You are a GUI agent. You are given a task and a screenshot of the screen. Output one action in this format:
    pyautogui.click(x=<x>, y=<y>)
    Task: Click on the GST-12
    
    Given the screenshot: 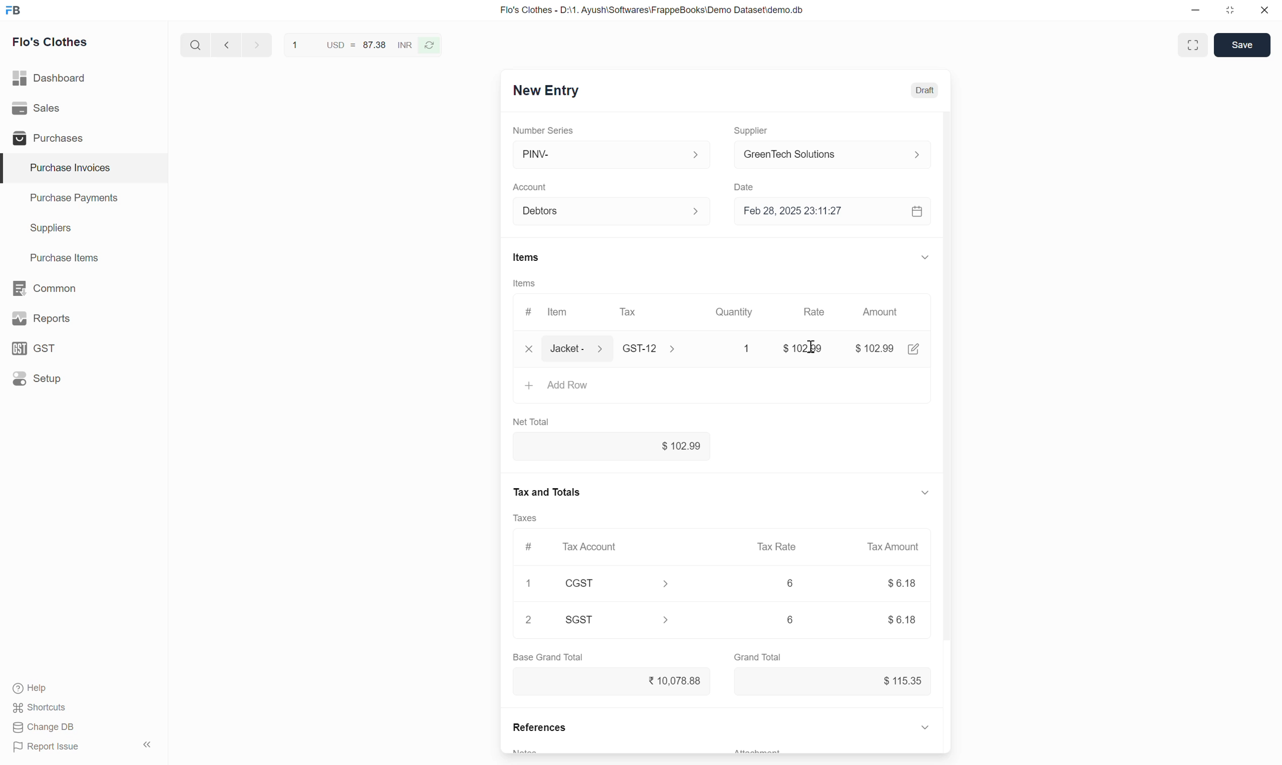 What is the action you would take?
    pyautogui.click(x=652, y=348)
    